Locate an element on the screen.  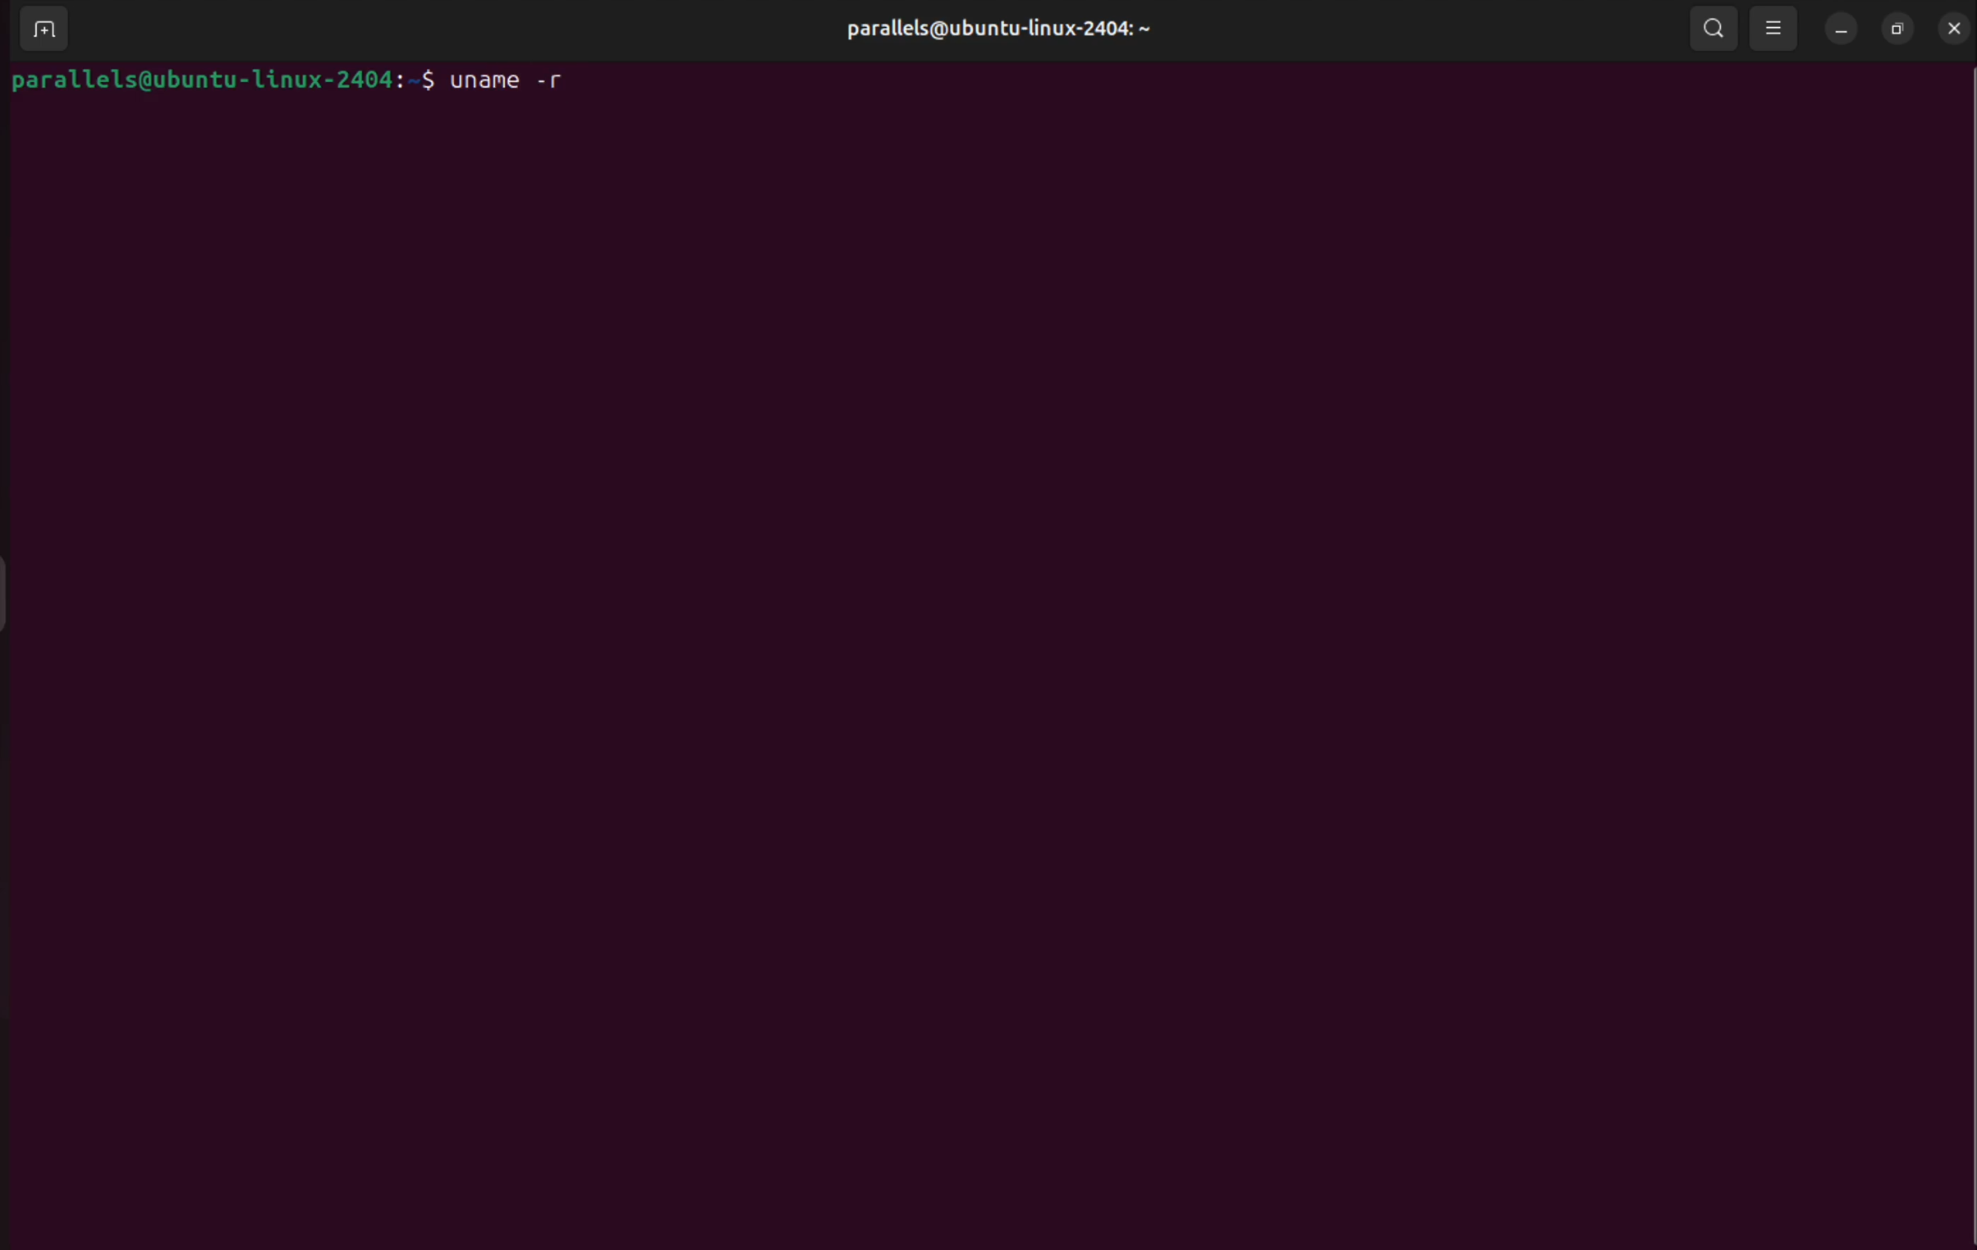
close is located at coordinates (1947, 37).